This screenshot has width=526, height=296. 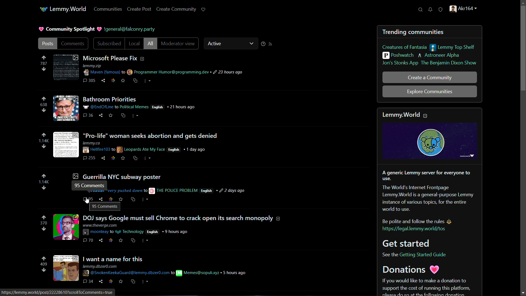 I want to click on explore communities, so click(x=429, y=92).